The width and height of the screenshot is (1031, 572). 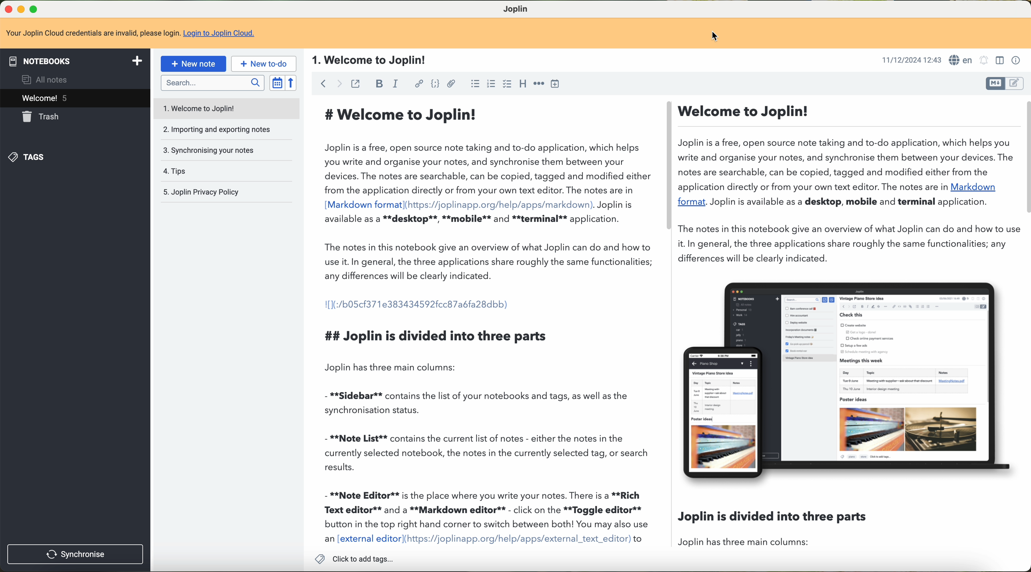 I want to click on info properties, so click(x=1017, y=60).